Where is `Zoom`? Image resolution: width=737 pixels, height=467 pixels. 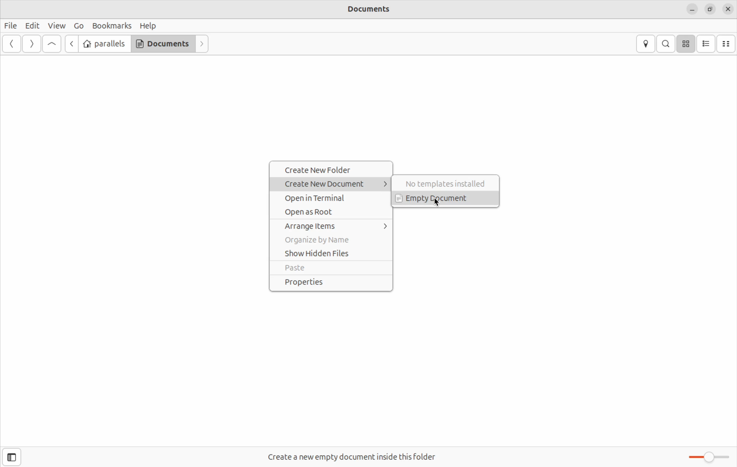
Zoom is located at coordinates (708, 458).